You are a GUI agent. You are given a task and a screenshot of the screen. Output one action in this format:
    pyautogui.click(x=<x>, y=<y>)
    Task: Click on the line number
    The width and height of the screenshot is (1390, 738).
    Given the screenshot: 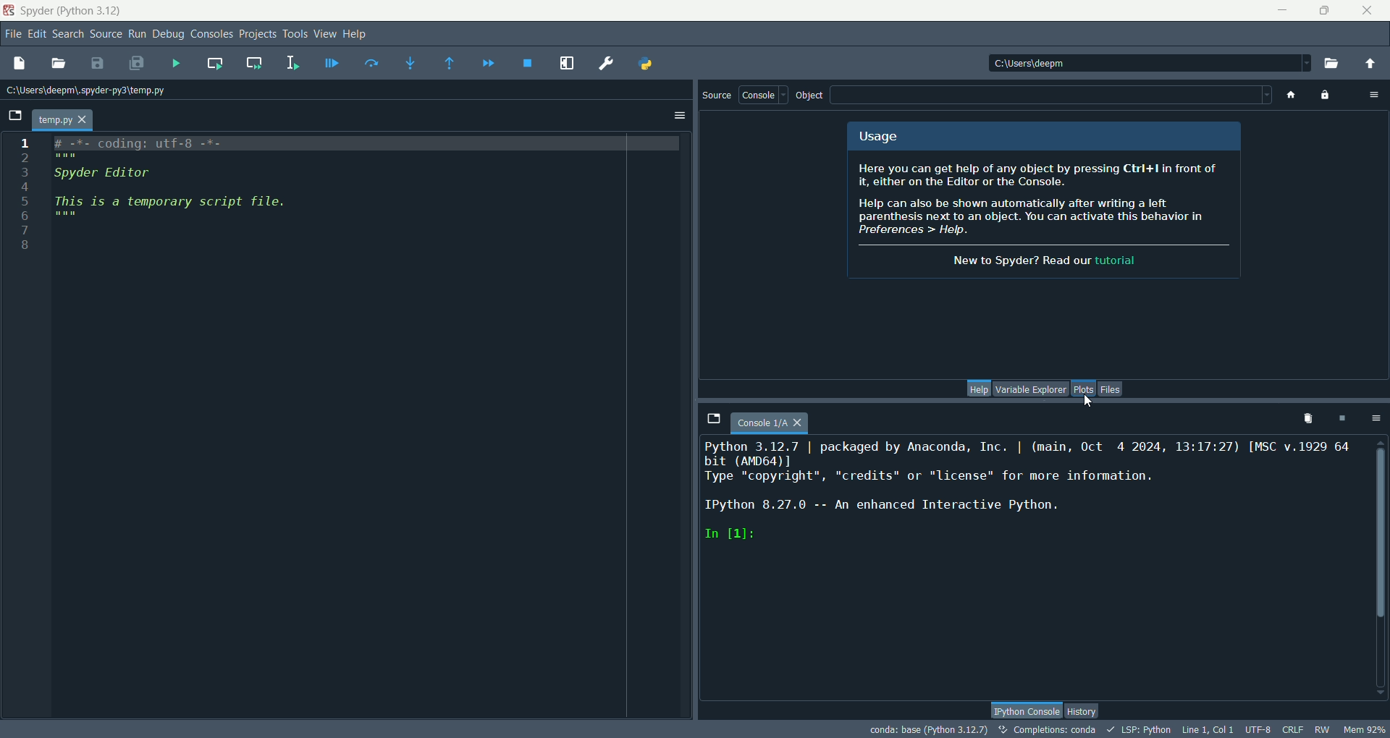 What is the action you would take?
    pyautogui.click(x=22, y=192)
    